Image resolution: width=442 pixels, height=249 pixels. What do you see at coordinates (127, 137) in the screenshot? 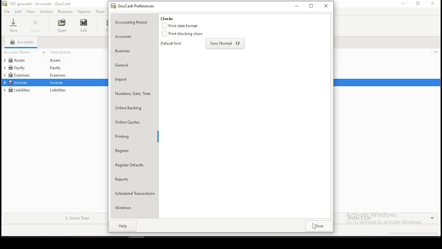
I see `printing` at bounding box center [127, 137].